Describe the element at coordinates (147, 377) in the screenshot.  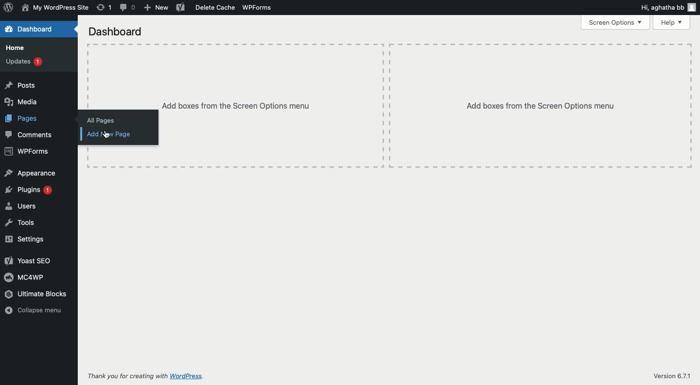
I see `Thank you for creating with WordPress` at that location.